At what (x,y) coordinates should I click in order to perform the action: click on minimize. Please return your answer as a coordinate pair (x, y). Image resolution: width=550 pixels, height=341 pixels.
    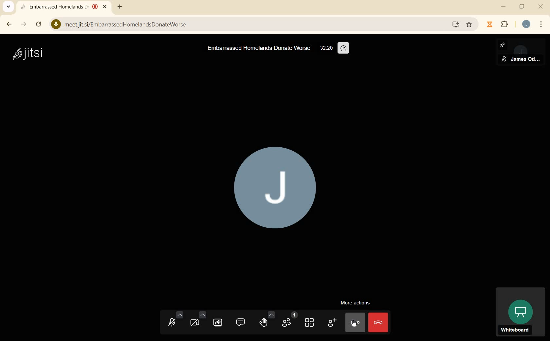
    Looking at the image, I should click on (504, 7).